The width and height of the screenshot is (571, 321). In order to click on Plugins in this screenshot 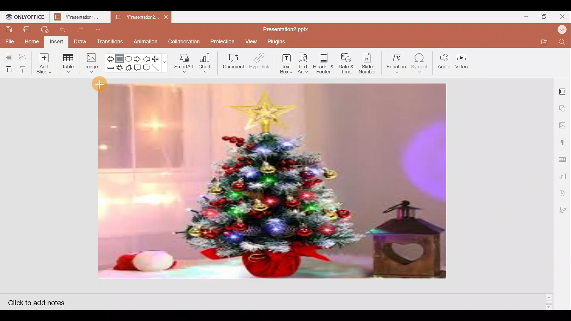, I will do `click(278, 42)`.